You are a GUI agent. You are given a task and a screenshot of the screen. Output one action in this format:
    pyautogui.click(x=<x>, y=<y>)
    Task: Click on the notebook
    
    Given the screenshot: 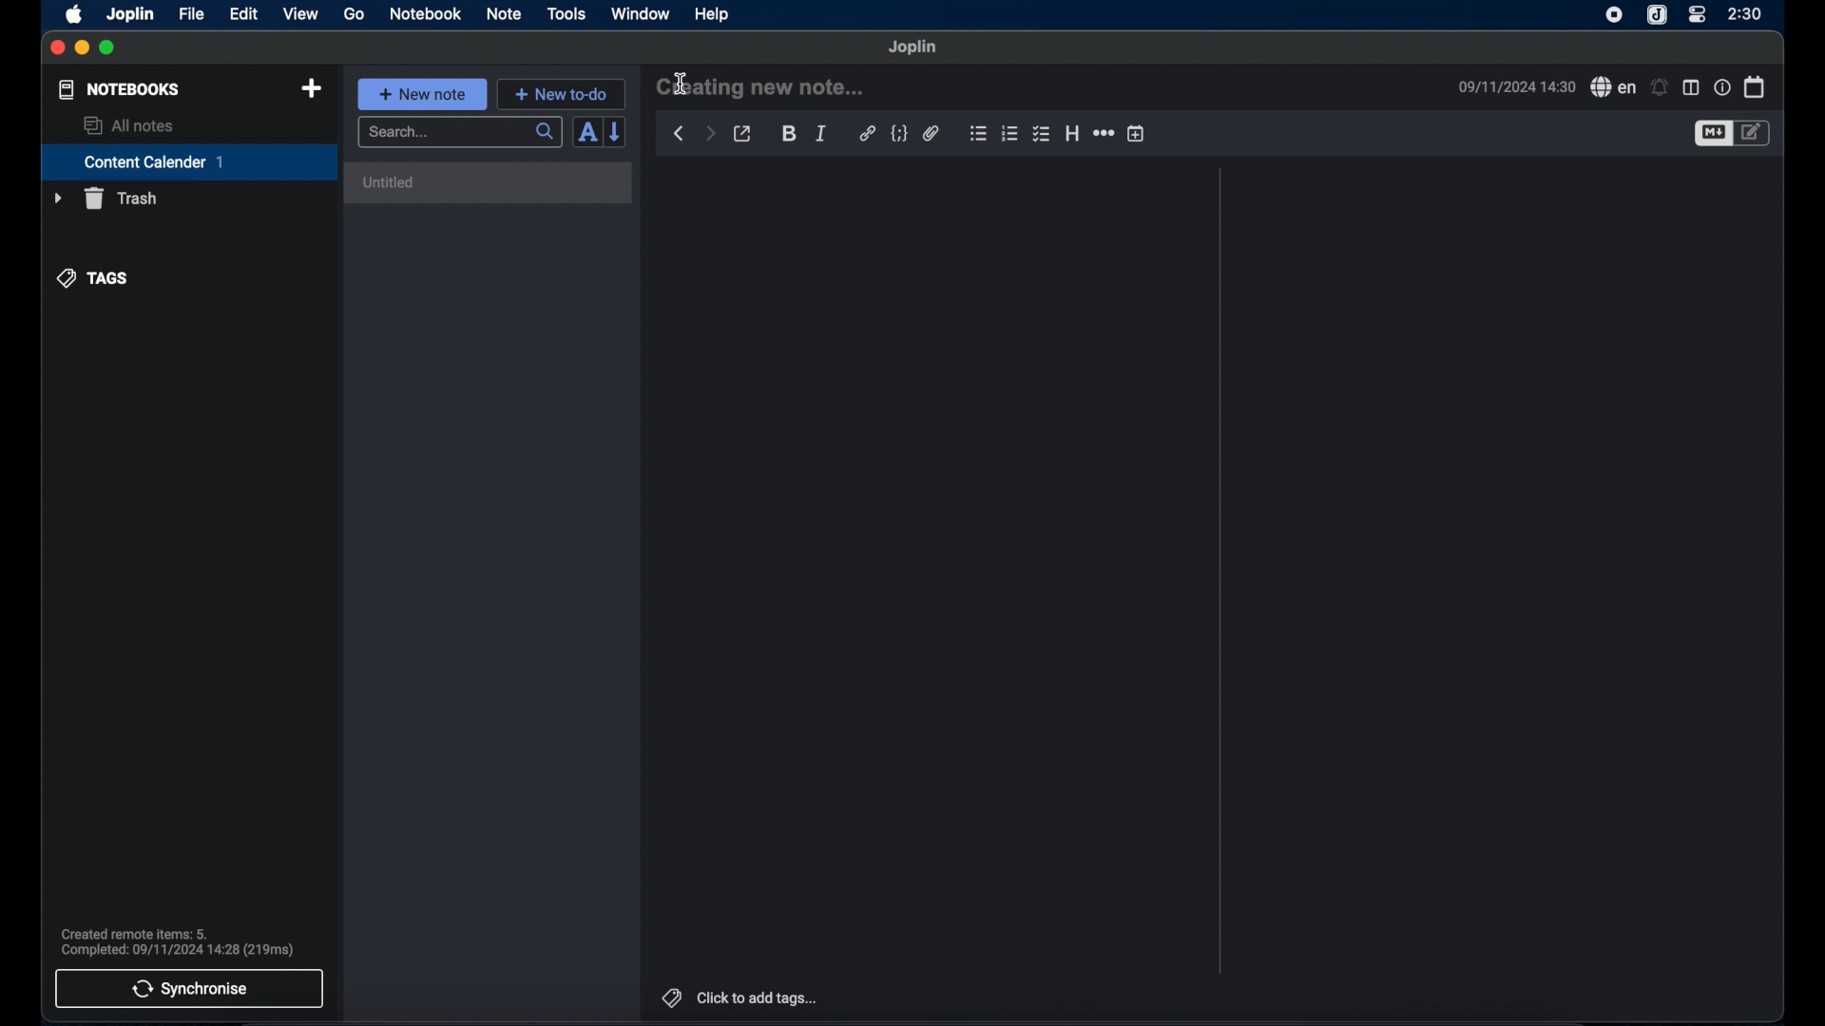 What is the action you would take?
    pyautogui.click(x=424, y=13)
    